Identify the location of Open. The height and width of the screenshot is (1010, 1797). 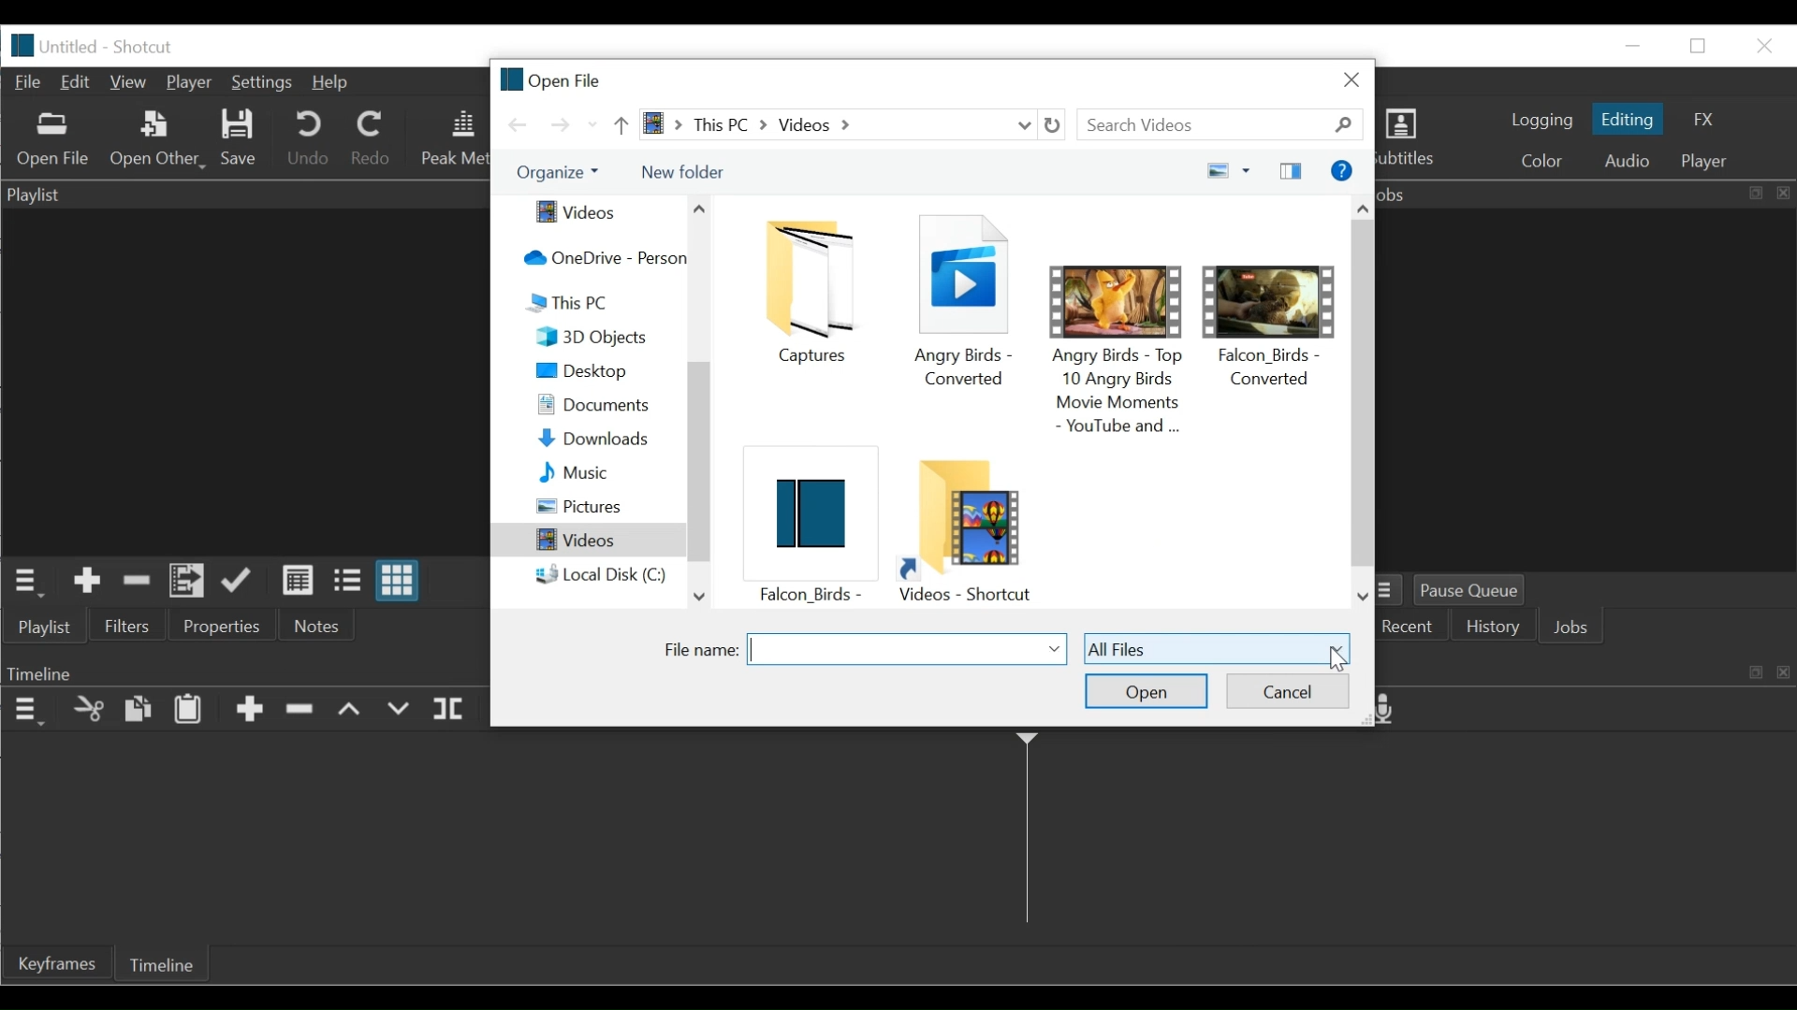
(1147, 691).